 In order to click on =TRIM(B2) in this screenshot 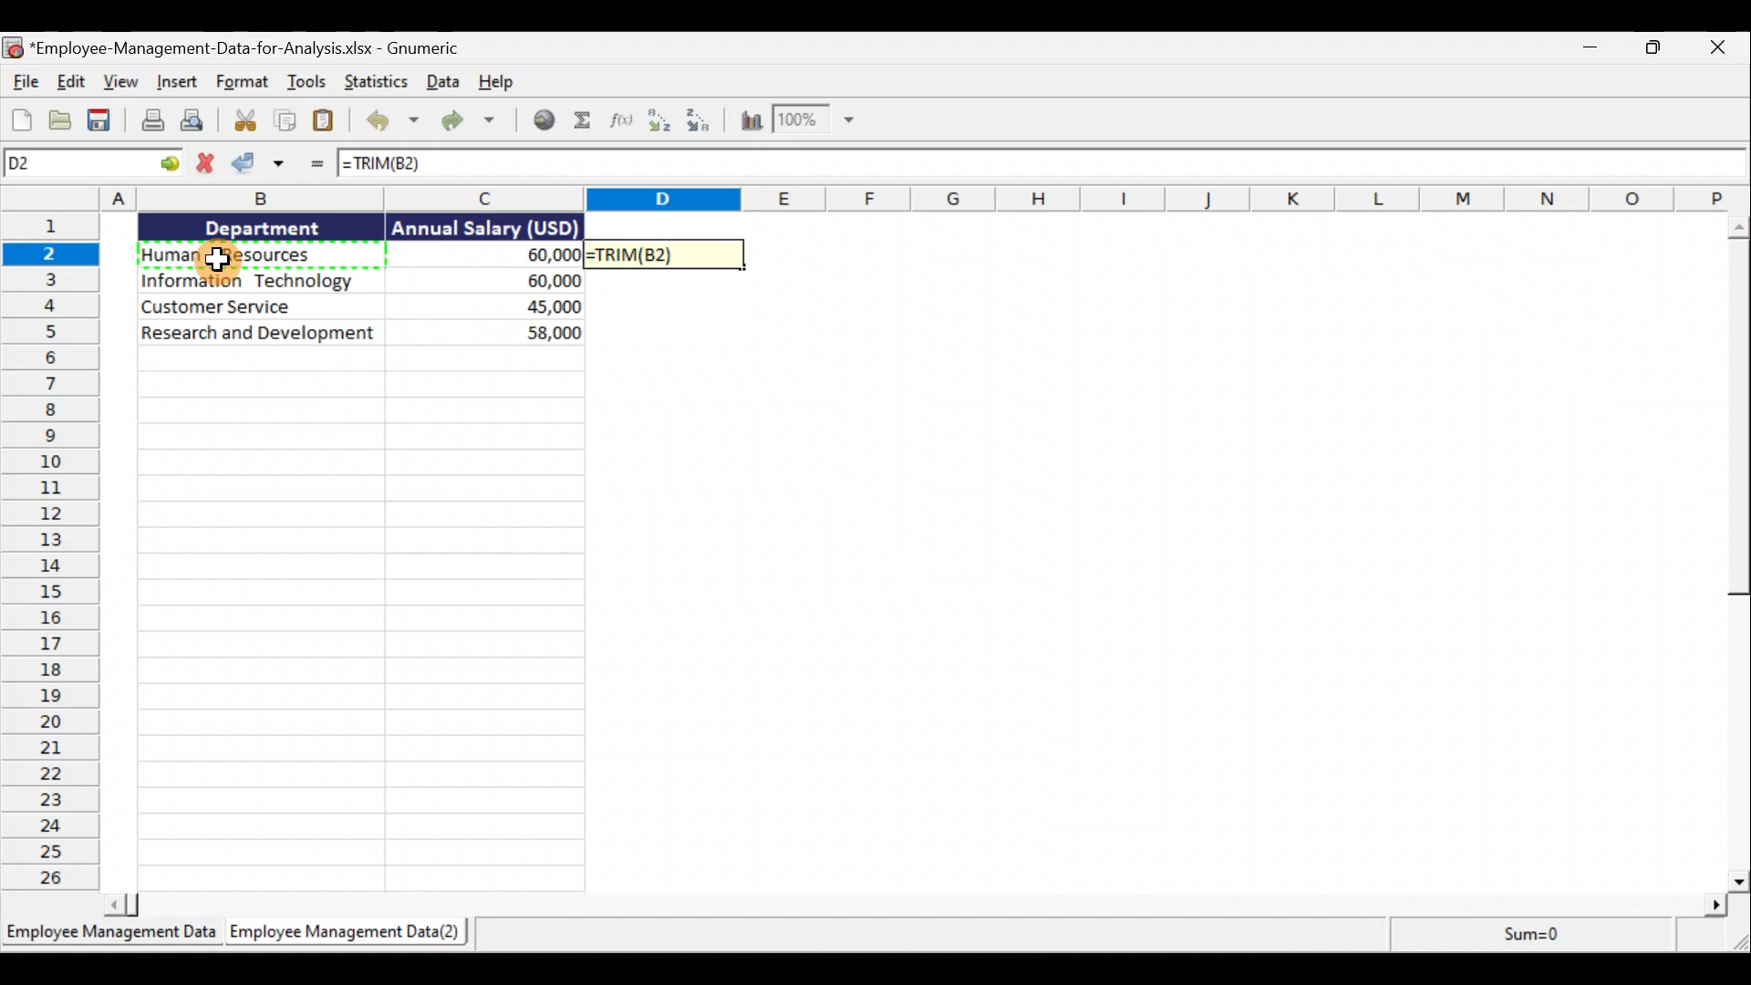, I will do `click(668, 254)`.